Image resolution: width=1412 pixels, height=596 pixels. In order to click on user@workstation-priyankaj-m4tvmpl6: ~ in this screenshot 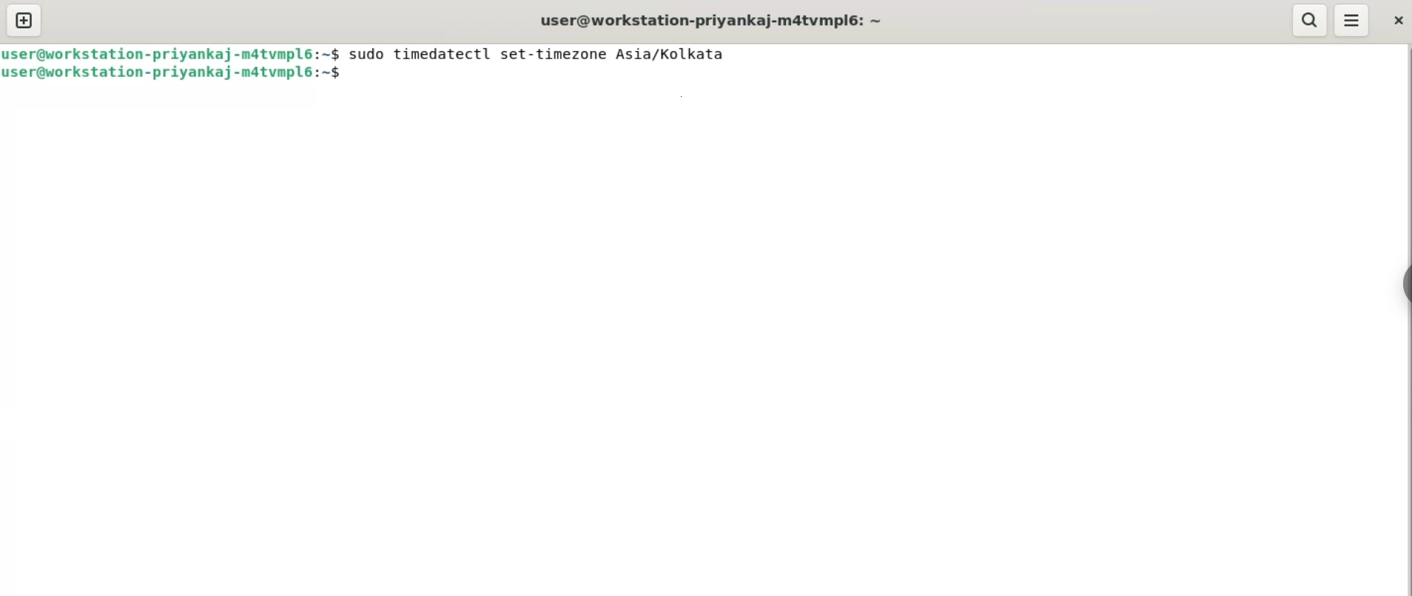, I will do `click(711, 21)`.